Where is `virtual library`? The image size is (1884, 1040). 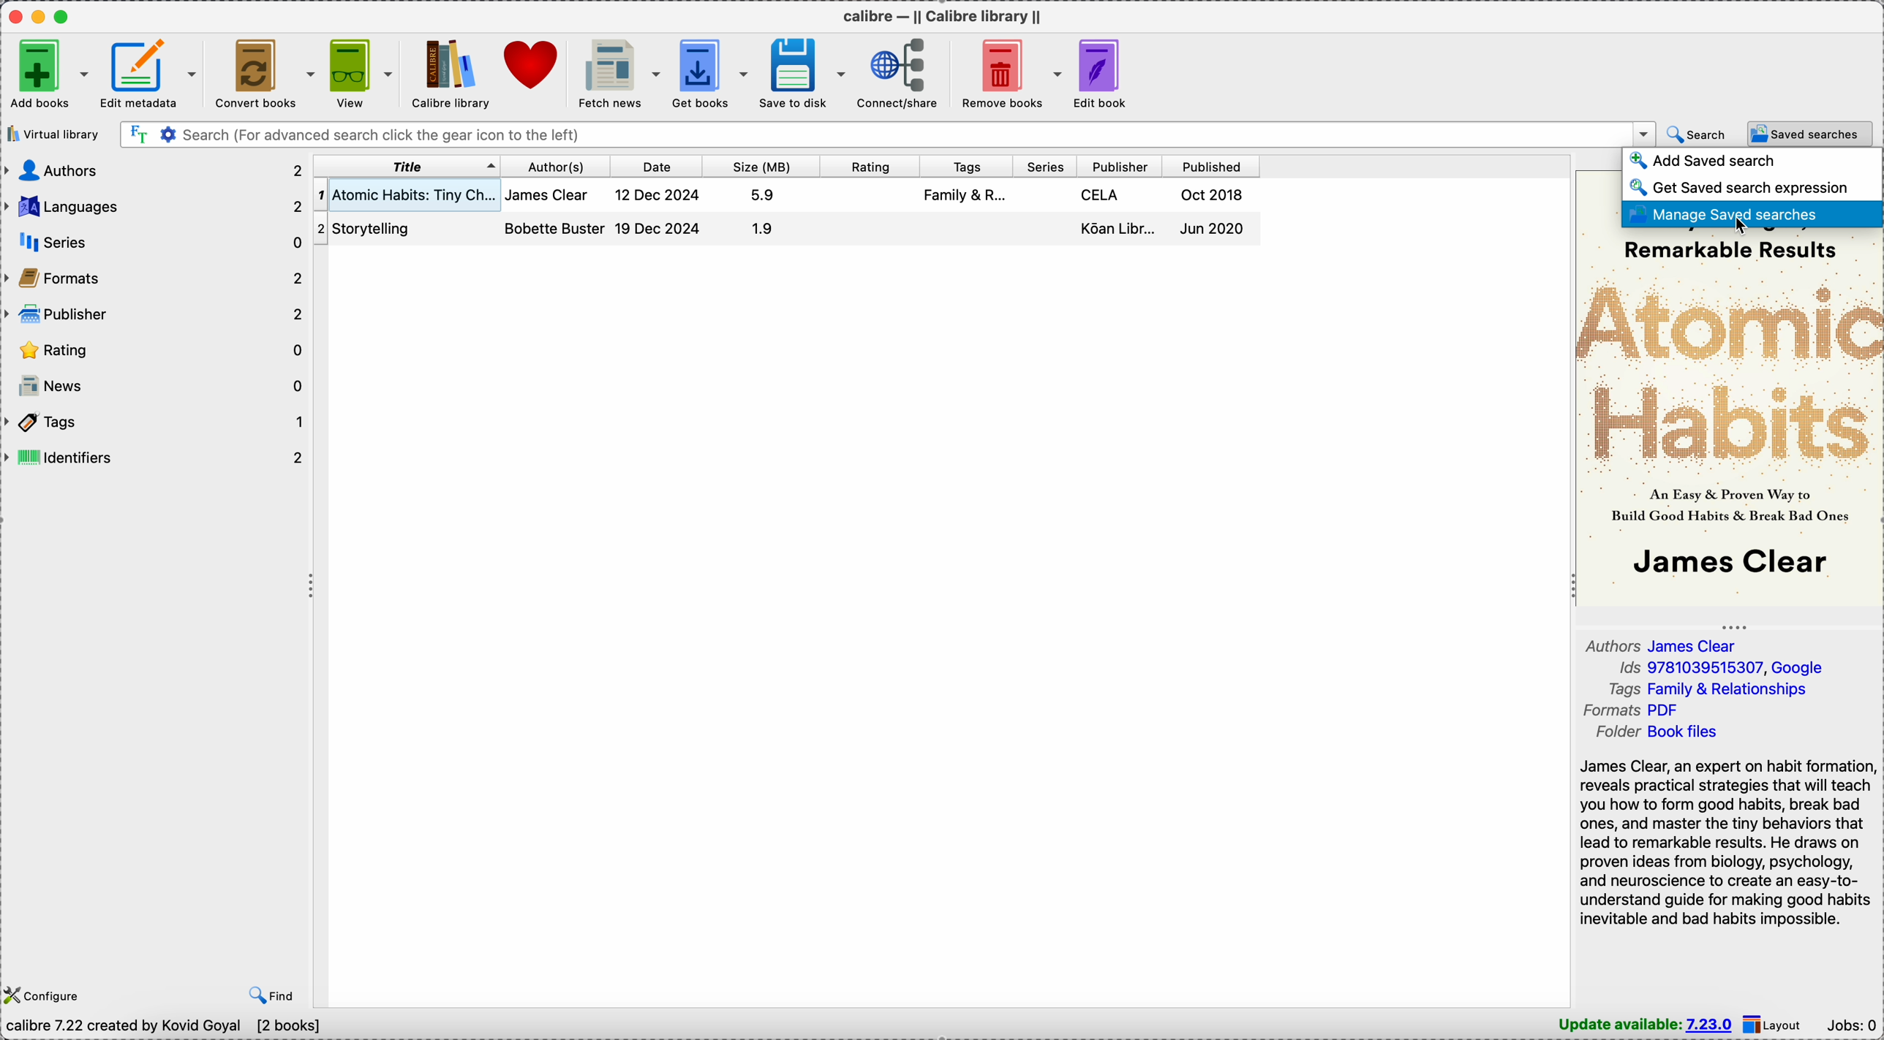 virtual library is located at coordinates (54, 135).